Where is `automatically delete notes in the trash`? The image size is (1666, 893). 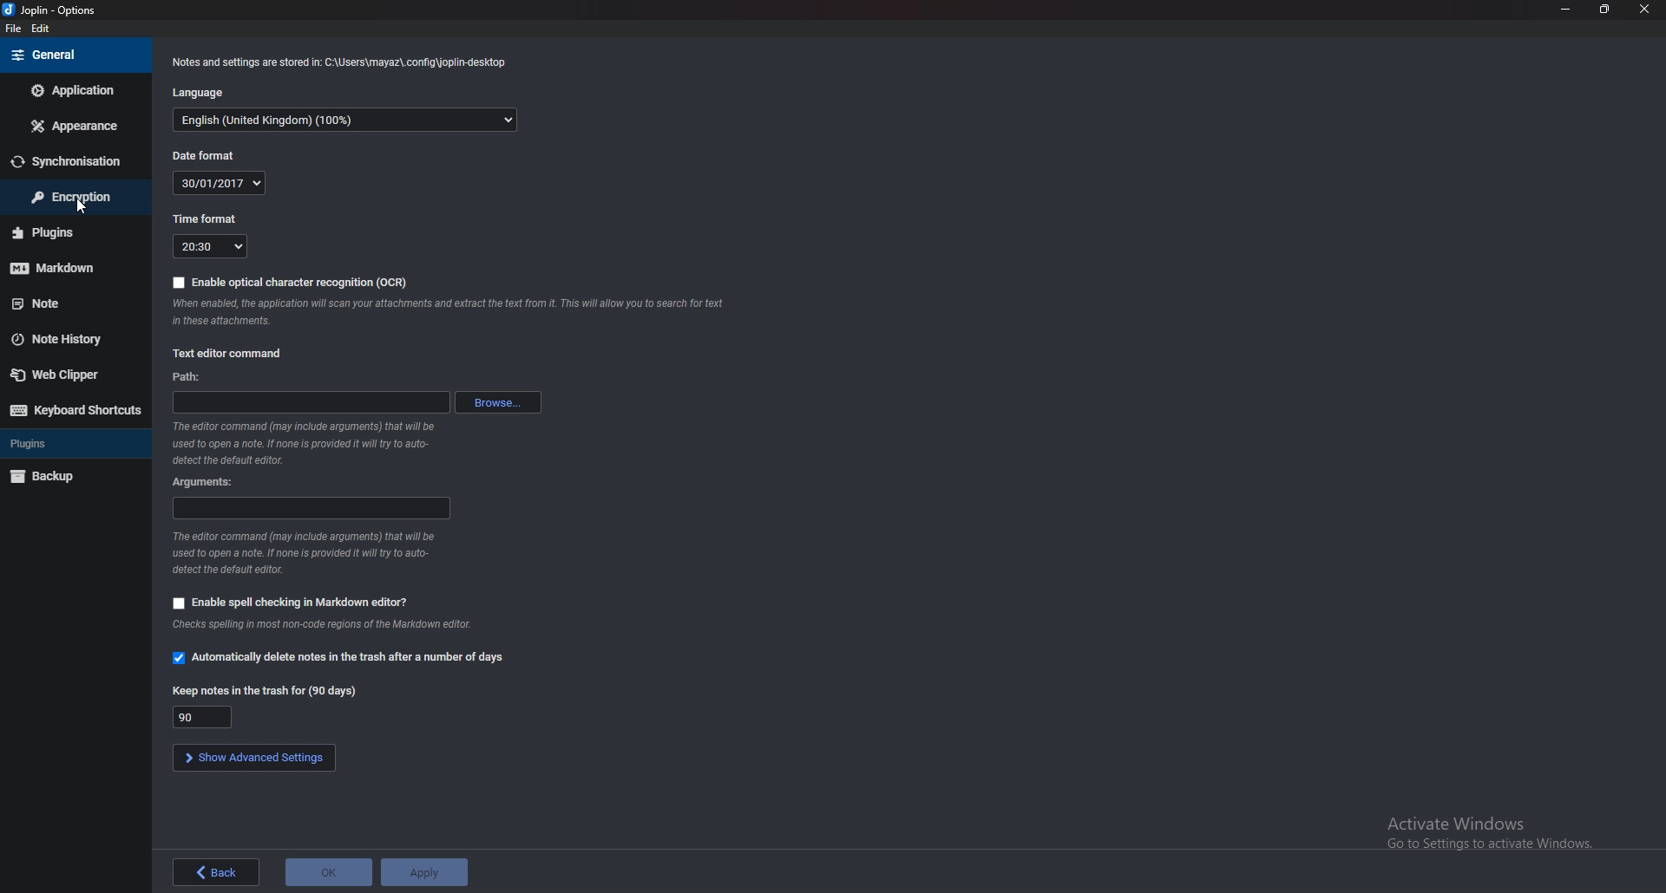
automatically delete notes in the trash is located at coordinates (341, 660).